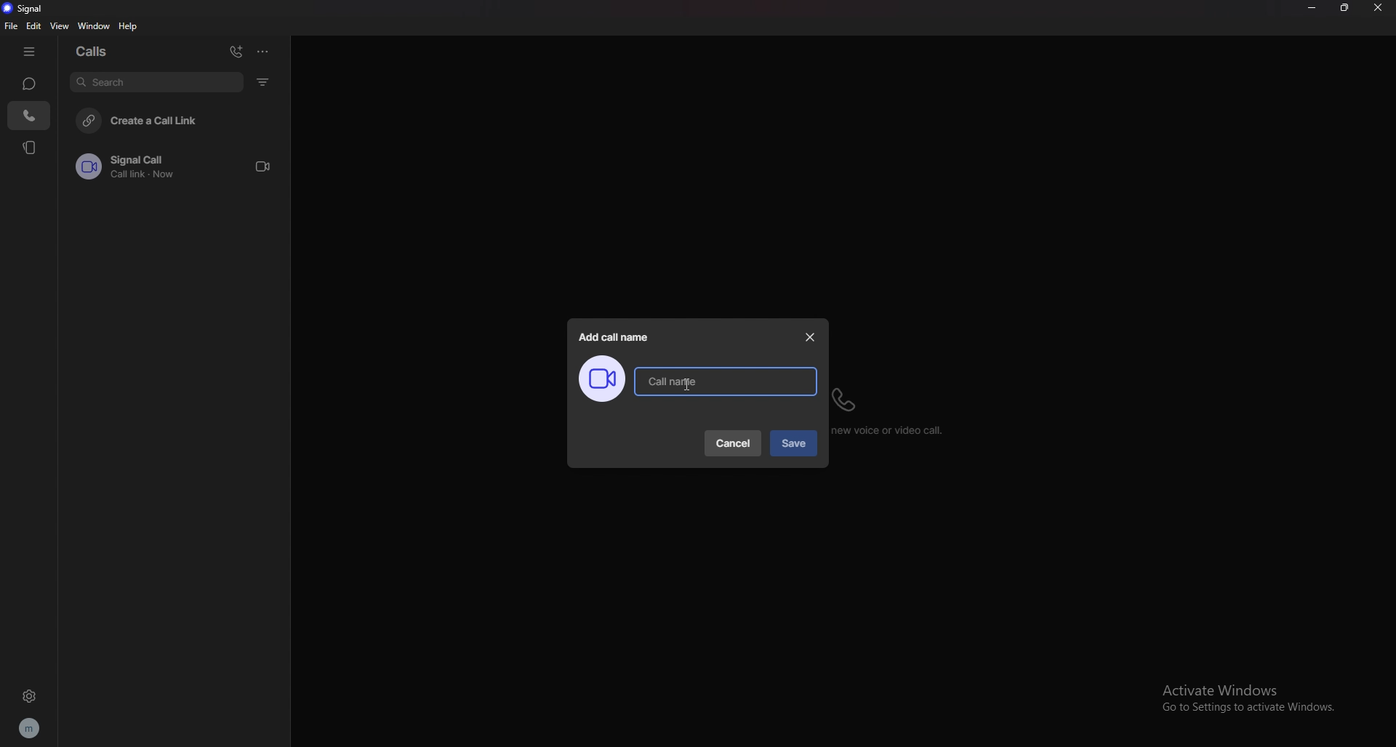 The height and width of the screenshot is (747, 1396). I want to click on help, so click(129, 26).